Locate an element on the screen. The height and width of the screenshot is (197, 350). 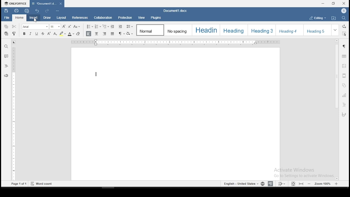
paste is located at coordinates (6, 34).